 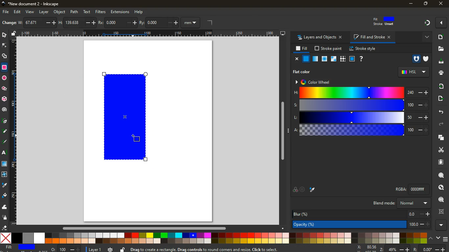 I want to click on forward, so click(x=440, y=124).